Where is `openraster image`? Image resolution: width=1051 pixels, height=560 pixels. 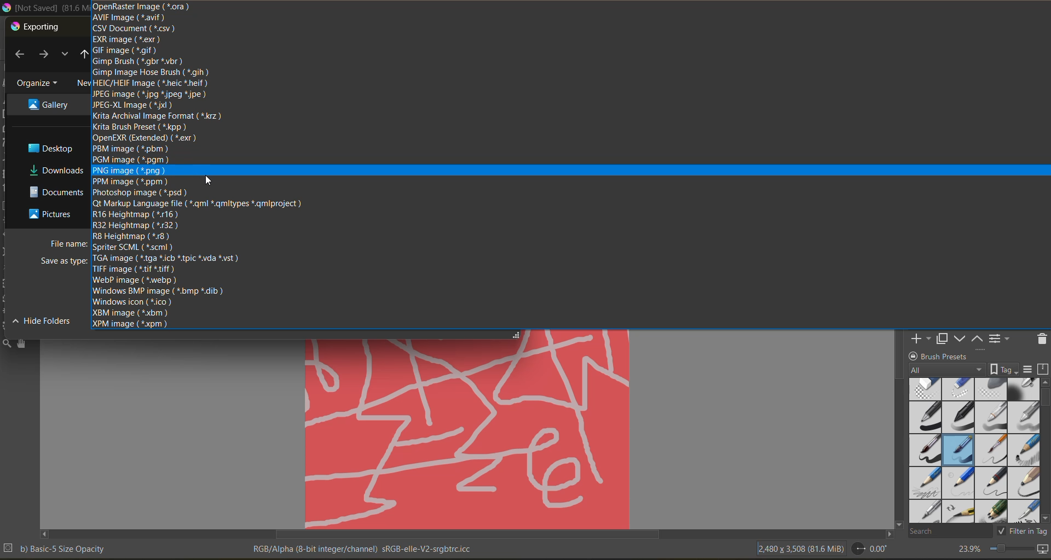
openraster image is located at coordinates (142, 7).